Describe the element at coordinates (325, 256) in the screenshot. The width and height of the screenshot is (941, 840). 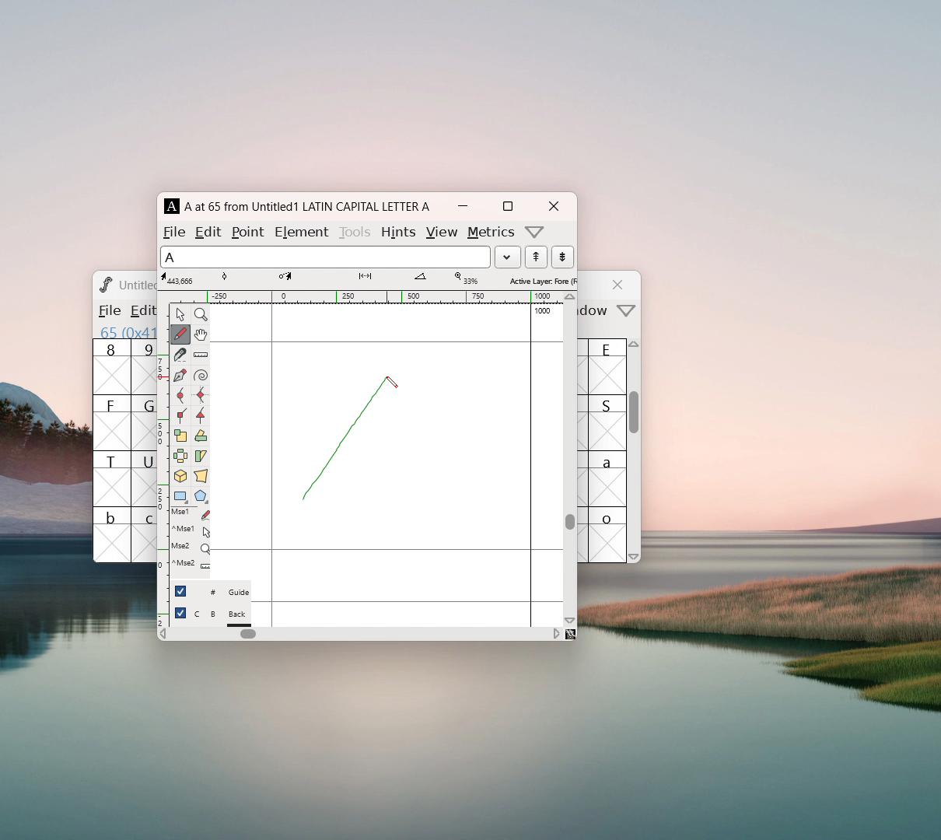
I see `selected letter` at that location.